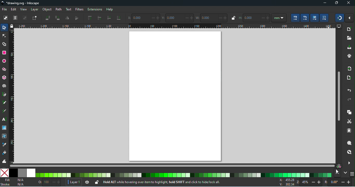  Describe the element at coordinates (25, 18) in the screenshot. I see `deselect` at that location.